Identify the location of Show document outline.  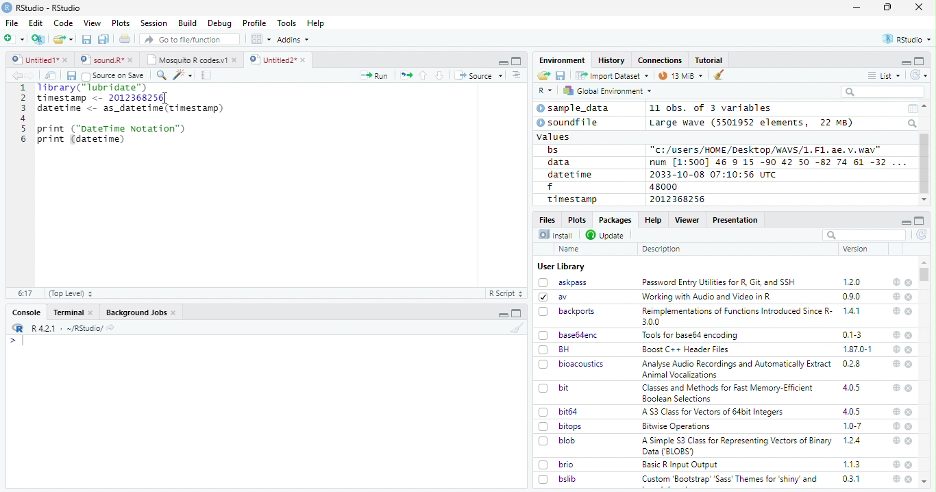
(515, 75).